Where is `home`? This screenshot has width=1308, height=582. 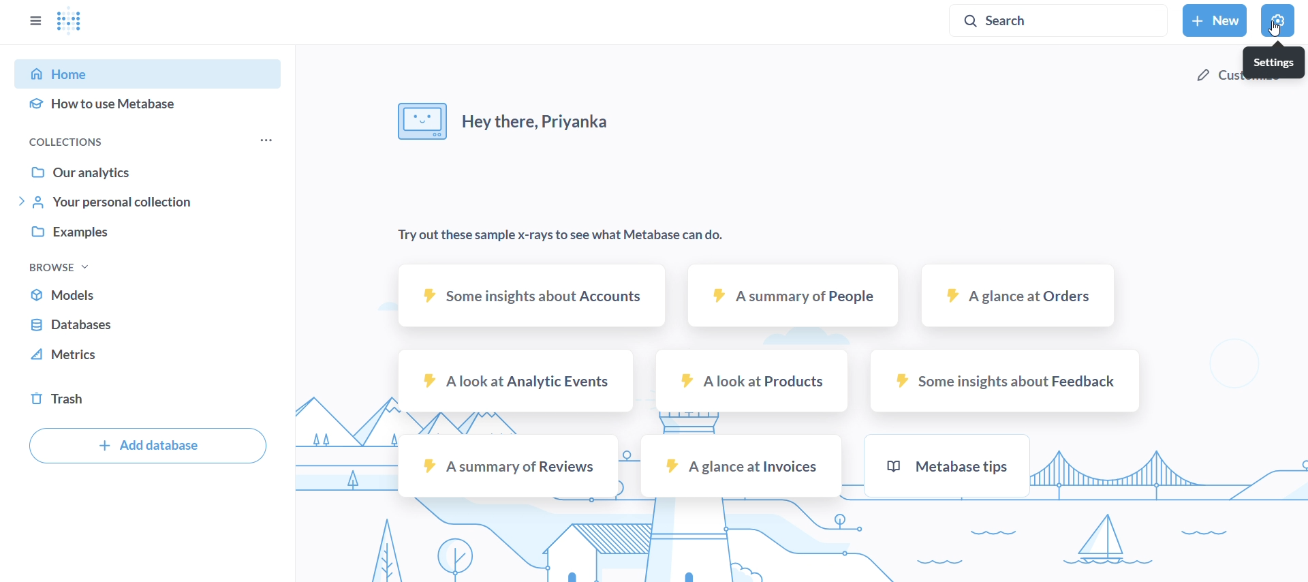 home is located at coordinates (154, 72).